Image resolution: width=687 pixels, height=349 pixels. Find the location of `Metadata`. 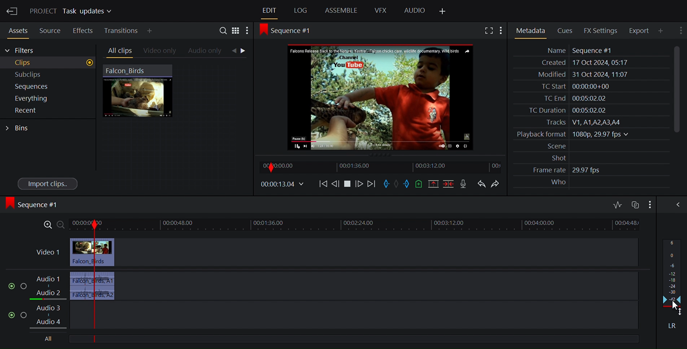

Metadata is located at coordinates (530, 30).